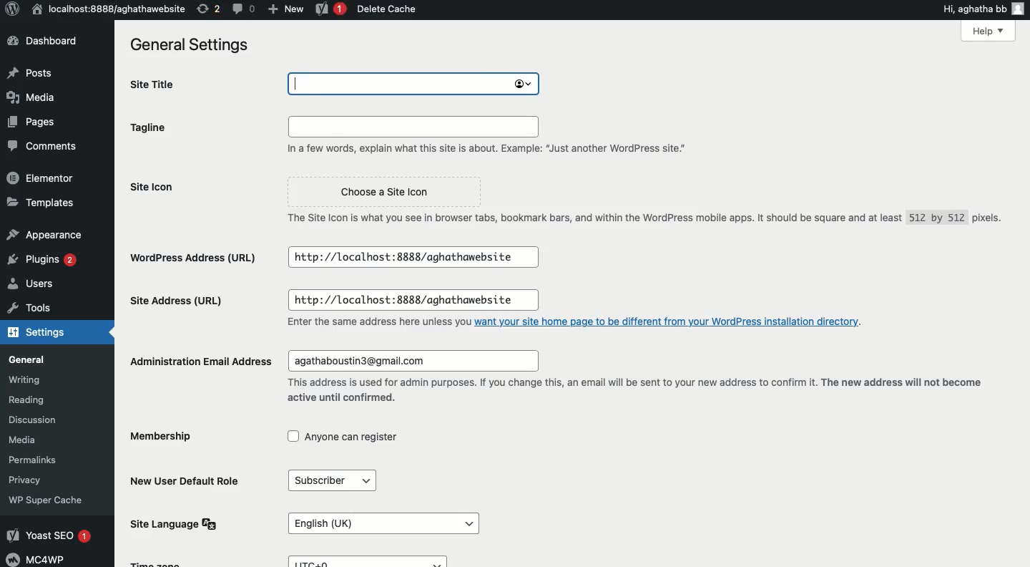  I want to click on Comments, so click(39, 147).